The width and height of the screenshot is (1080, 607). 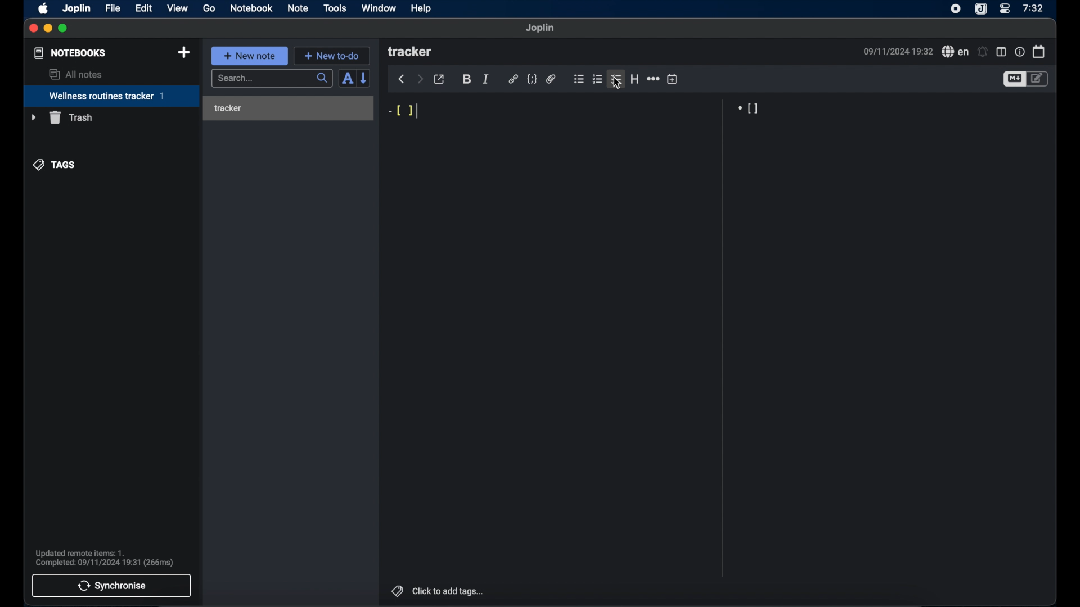 I want to click on view, so click(x=177, y=8).